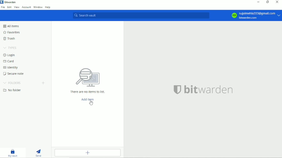 The height and width of the screenshot is (158, 282). What do you see at coordinates (11, 26) in the screenshot?
I see `All items` at bounding box center [11, 26].